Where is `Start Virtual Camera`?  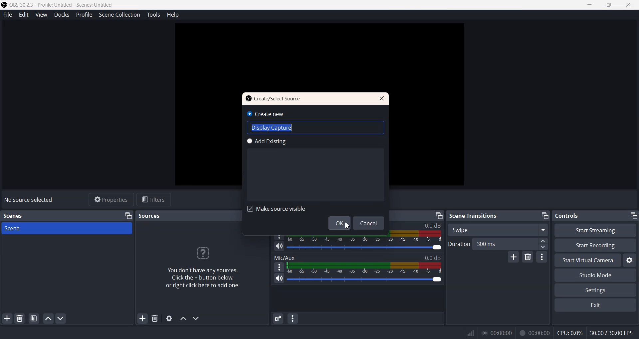 Start Virtual Camera is located at coordinates (587, 260).